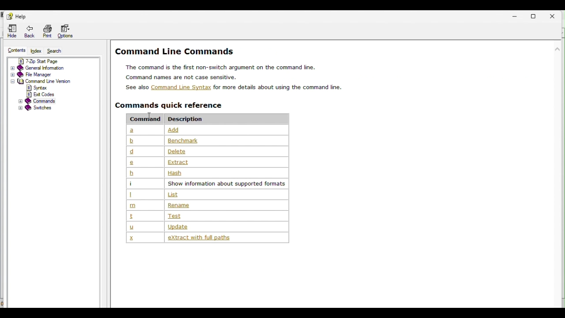 The width and height of the screenshot is (565, 318). Describe the element at coordinates (537, 15) in the screenshot. I see `Restore` at that location.